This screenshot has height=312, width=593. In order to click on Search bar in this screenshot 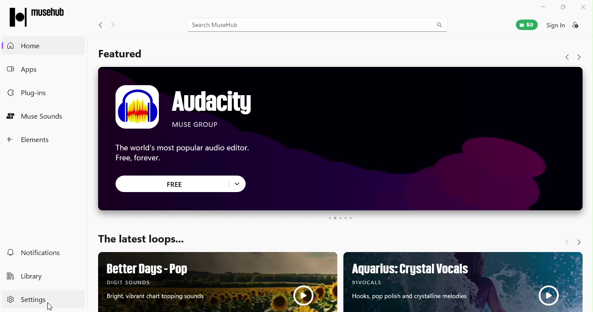, I will do `click(318, 24)`.